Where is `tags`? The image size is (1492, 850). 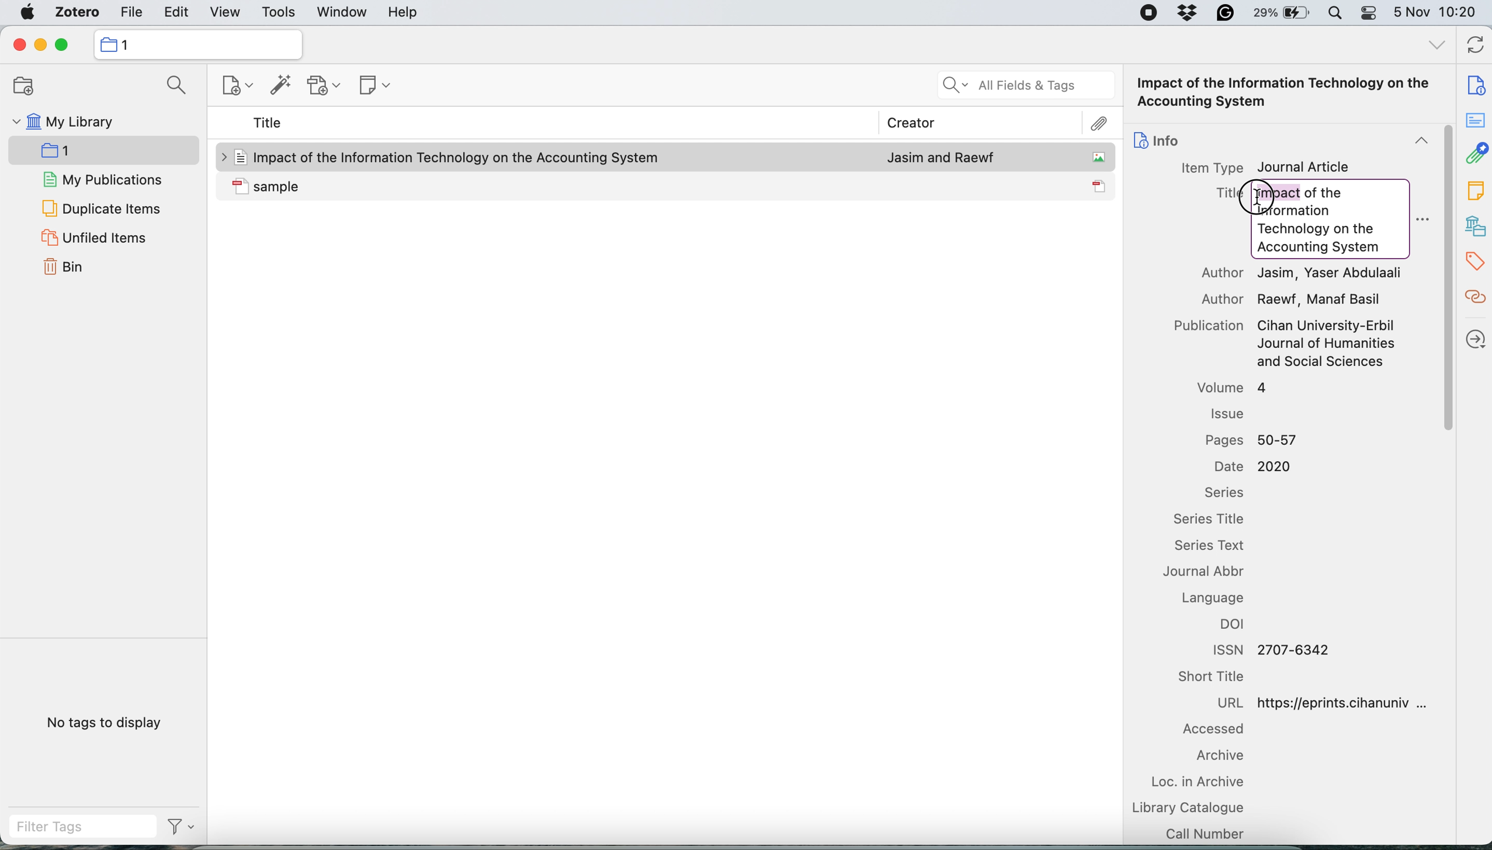
tags is located at coordinates (1474, 263).